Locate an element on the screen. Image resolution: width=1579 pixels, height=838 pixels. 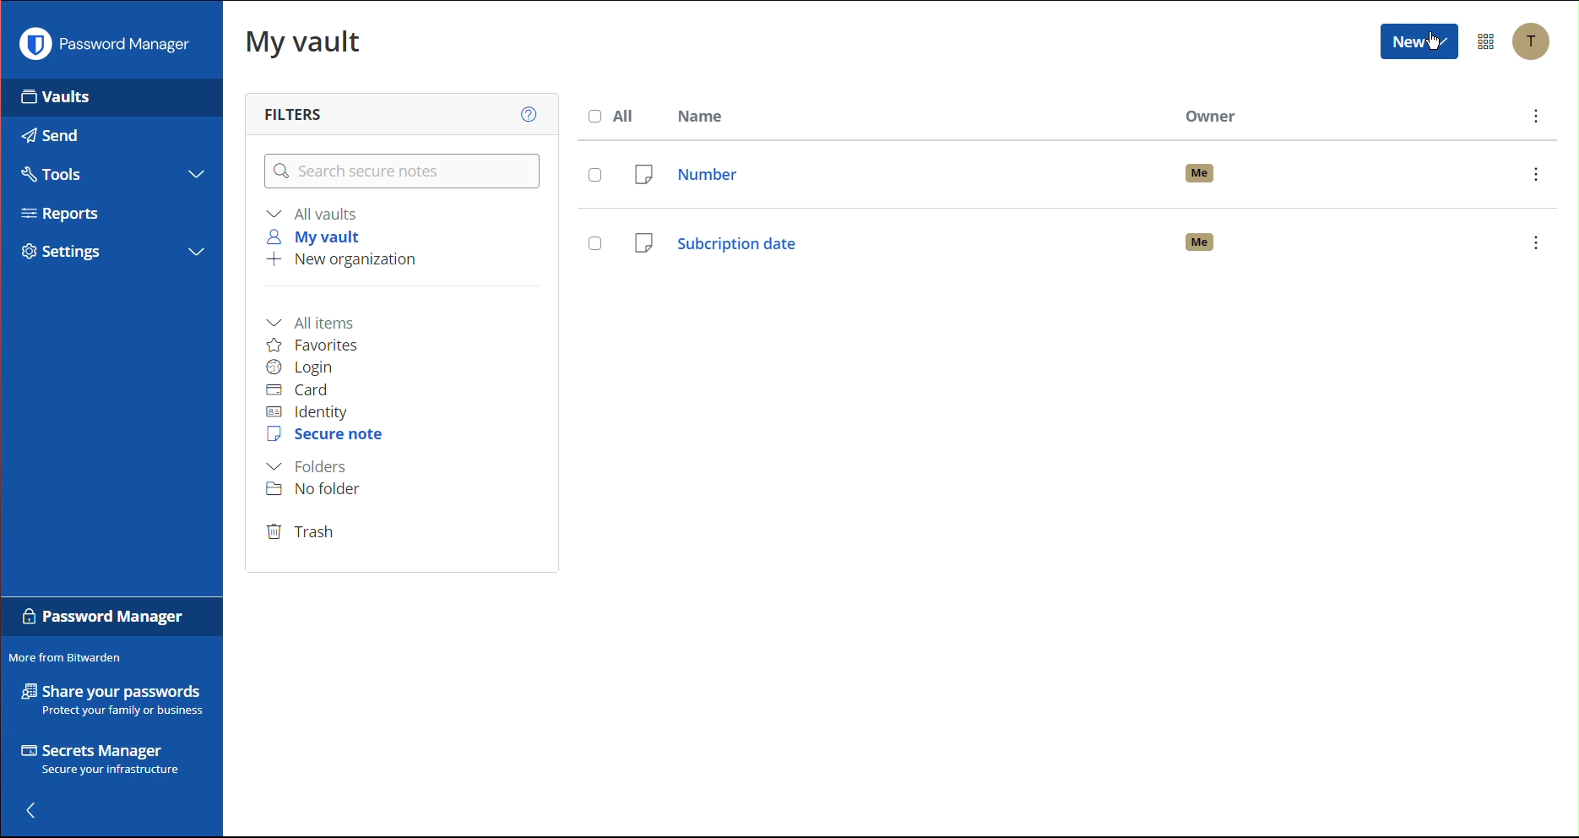
New organization is located at coordinates (342, 263).